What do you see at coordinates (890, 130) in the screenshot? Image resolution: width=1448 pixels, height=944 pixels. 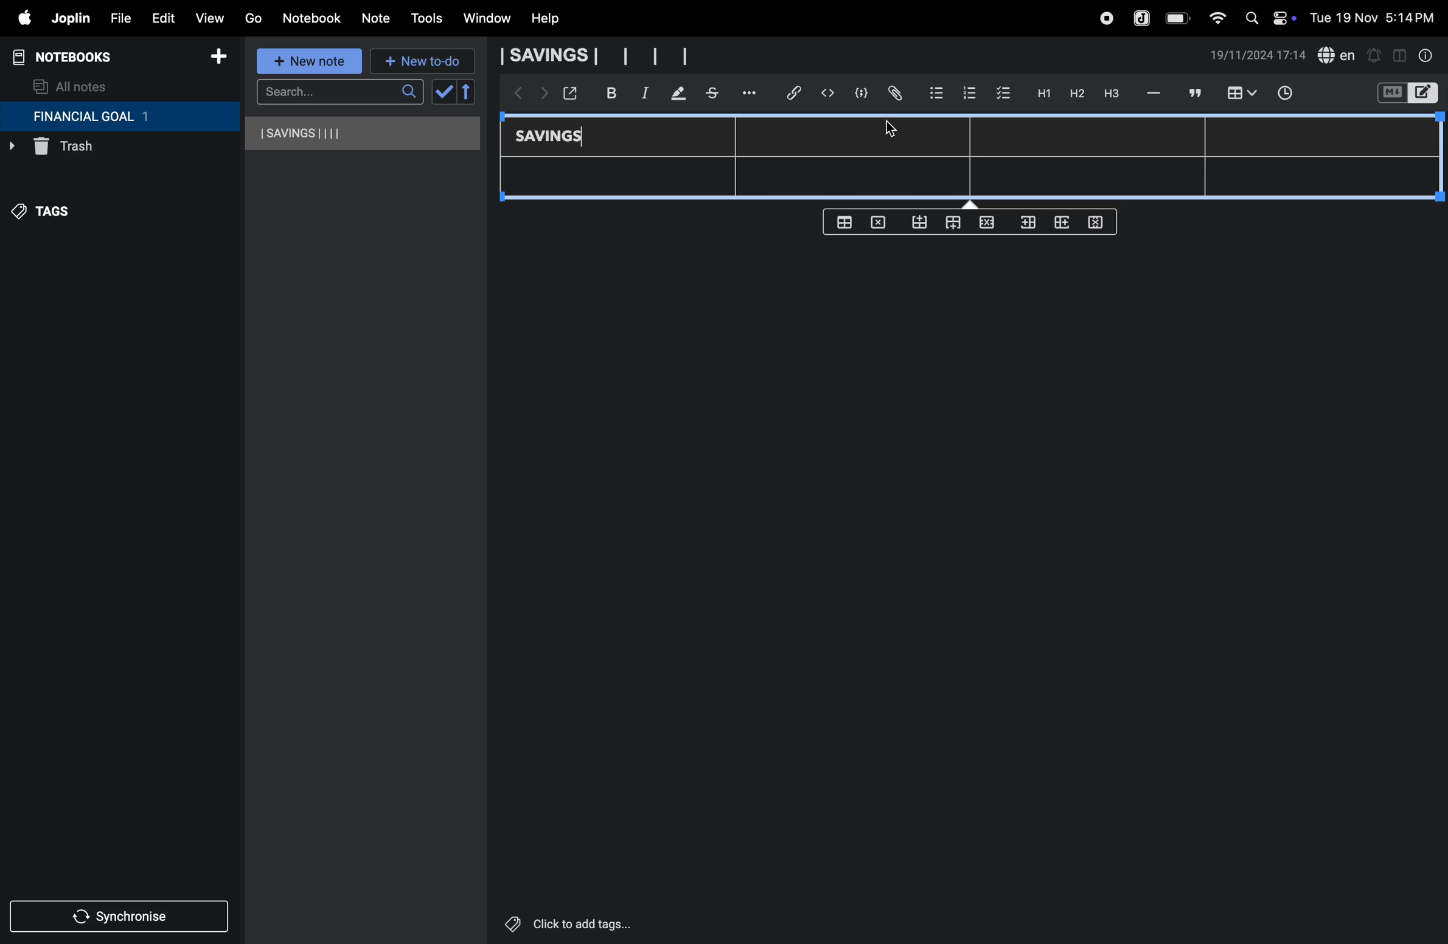 I see `cursor` at bounding box center [890, 130].